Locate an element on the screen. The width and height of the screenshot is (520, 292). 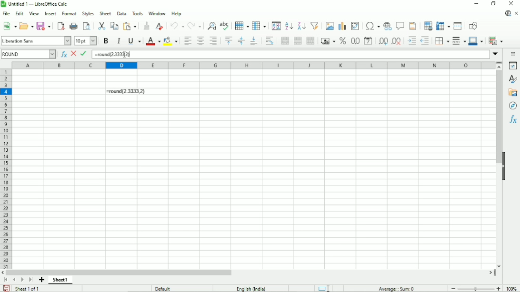
Save is located at coordinates (7, 288).